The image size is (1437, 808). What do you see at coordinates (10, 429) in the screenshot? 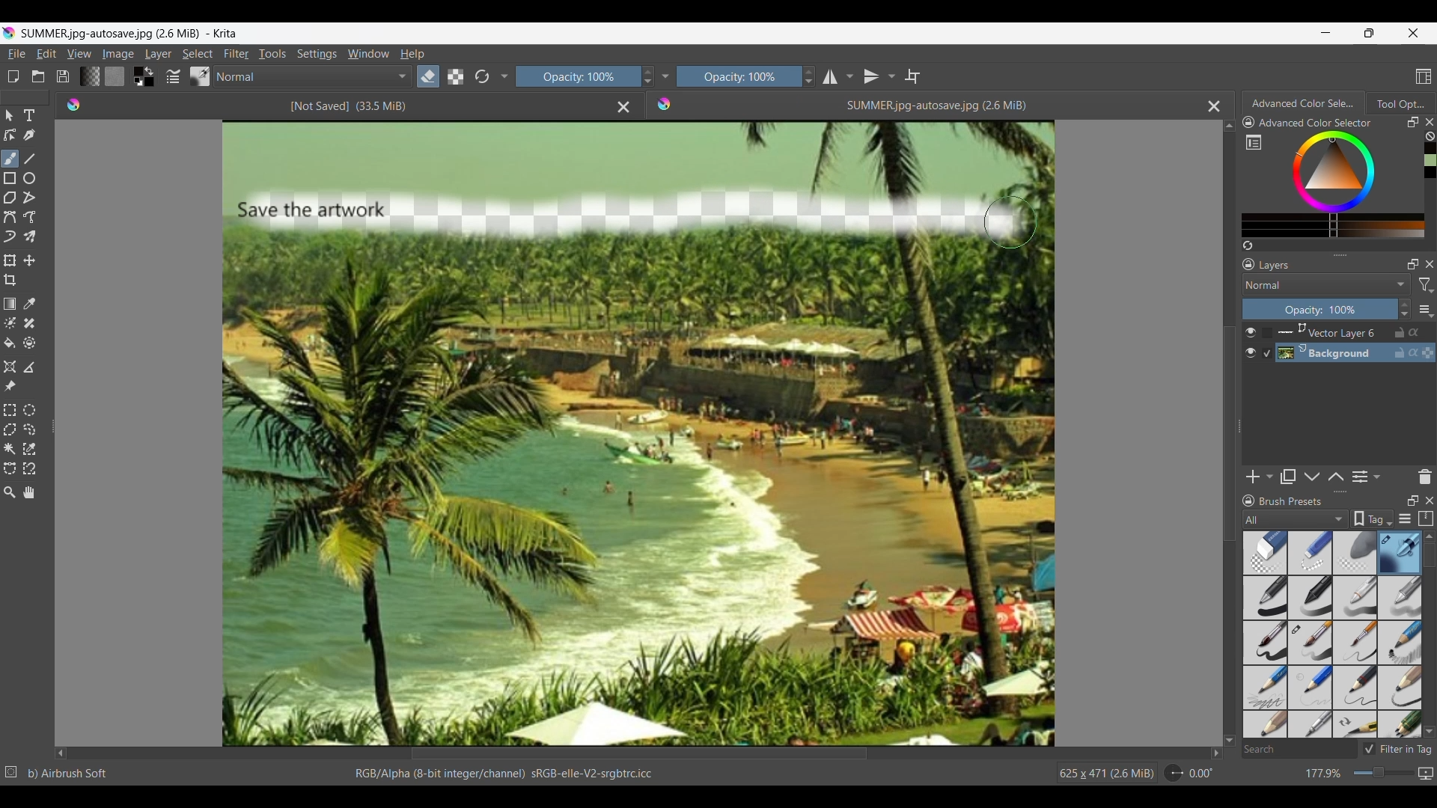
I see `Polygonal selection tool` at bounding box center [10, 429].